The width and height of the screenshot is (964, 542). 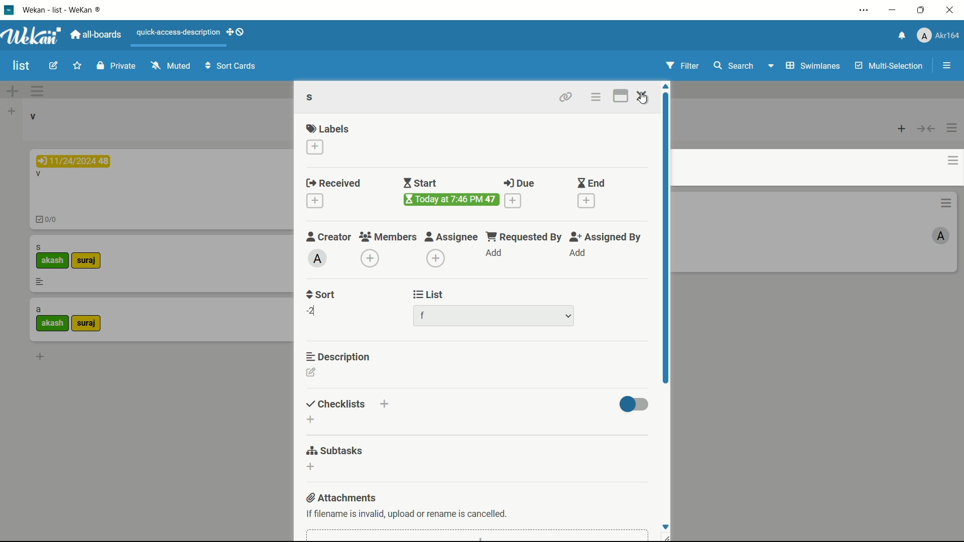 What do you see at coordinates (945, 190) in the screenshot?
I see `card actions` at bounding box center [945, 190].